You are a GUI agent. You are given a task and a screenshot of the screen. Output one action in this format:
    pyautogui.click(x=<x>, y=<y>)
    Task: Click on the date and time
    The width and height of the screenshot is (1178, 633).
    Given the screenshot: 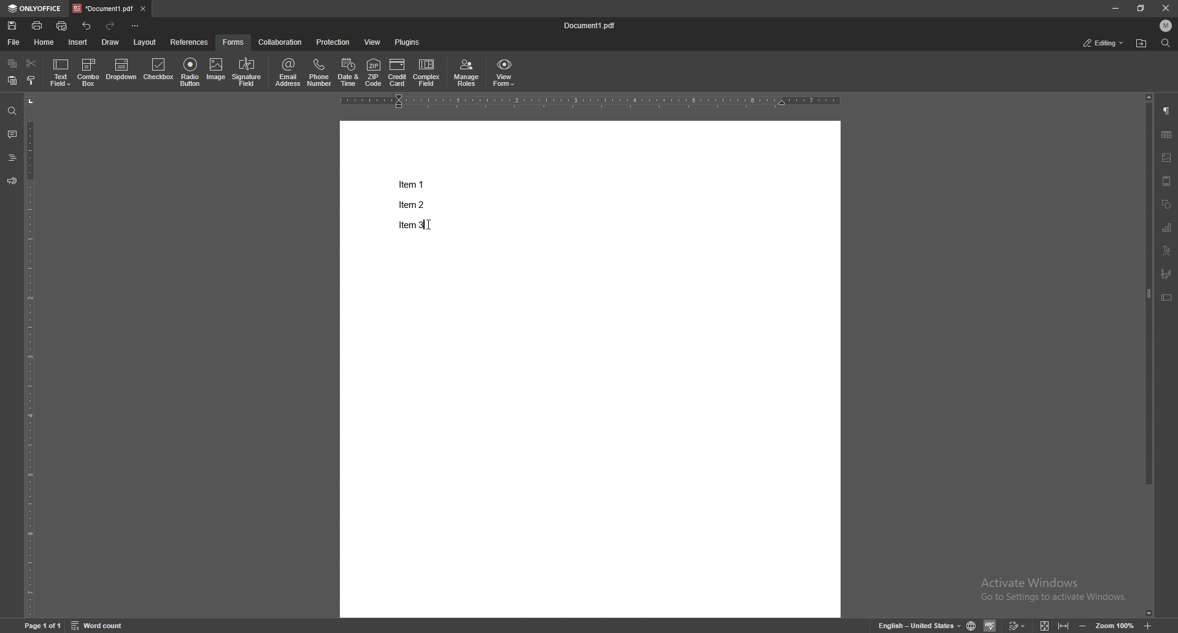 What is the action you would take?
    pyautogui.click(x=348, y=72)
    